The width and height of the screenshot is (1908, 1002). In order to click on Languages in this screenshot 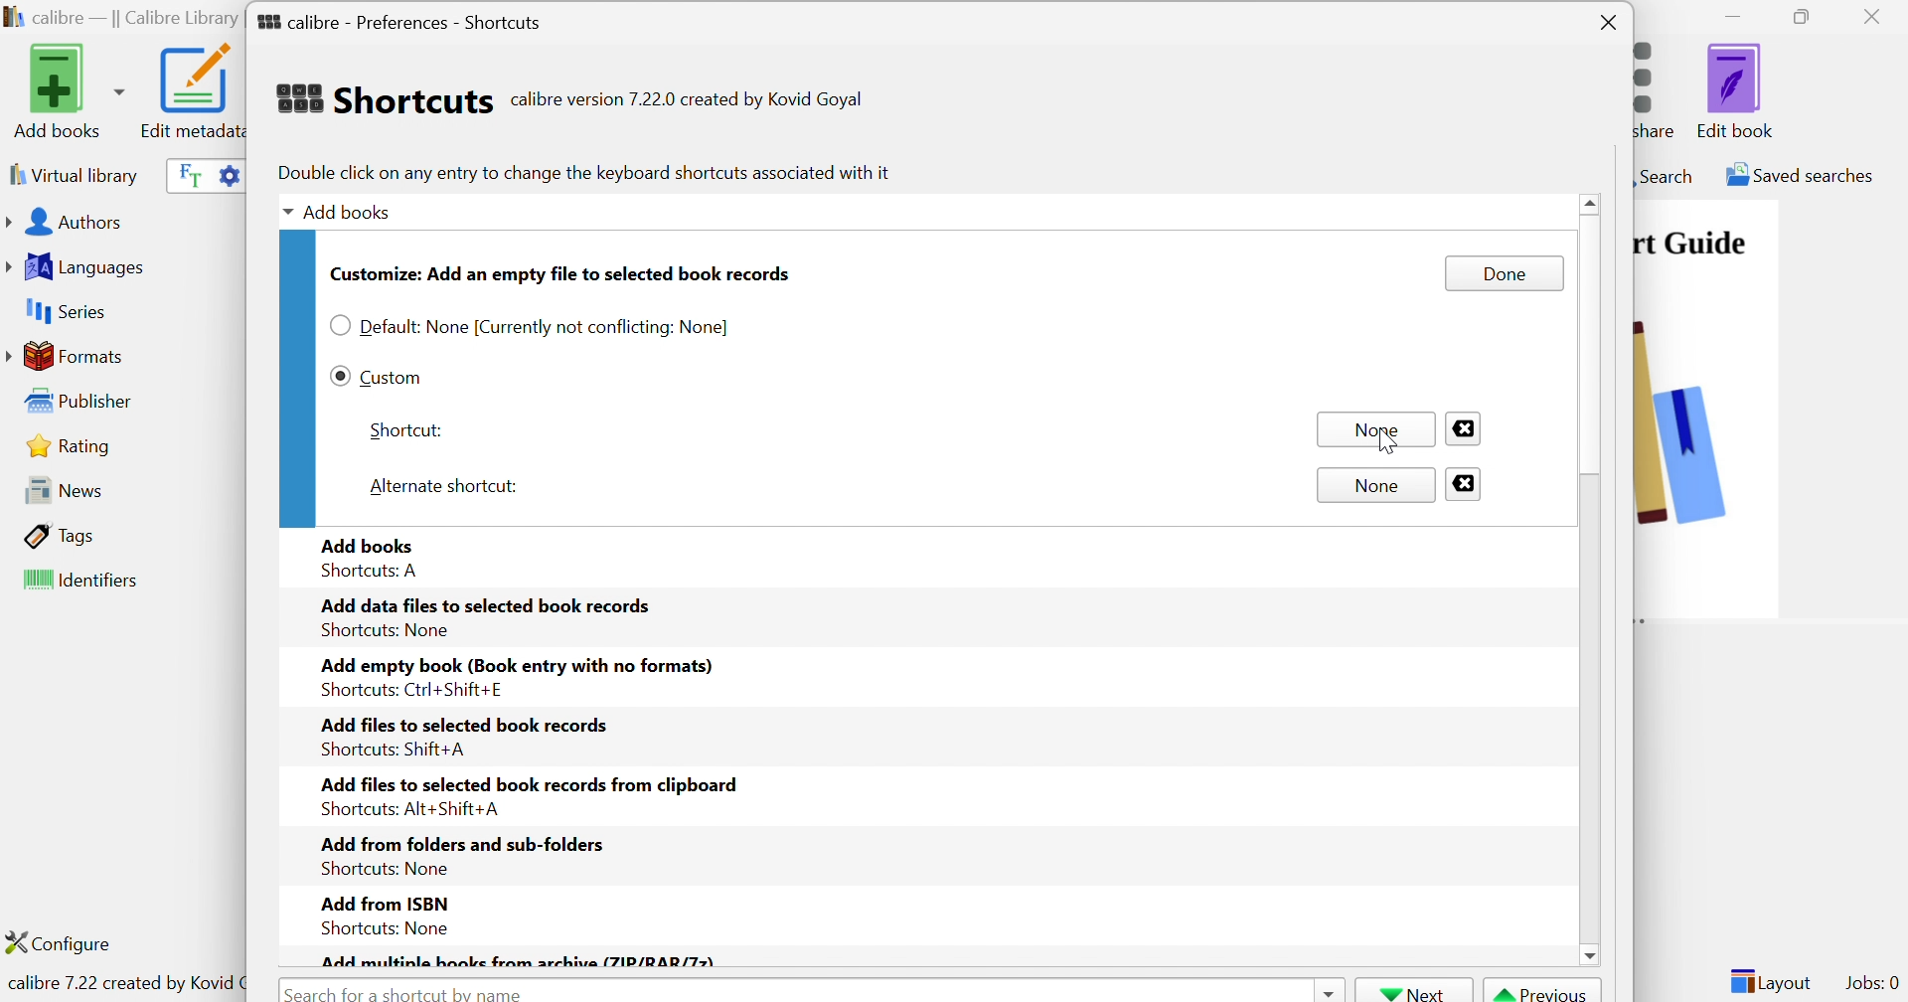, I will do `click(79, 267)`.